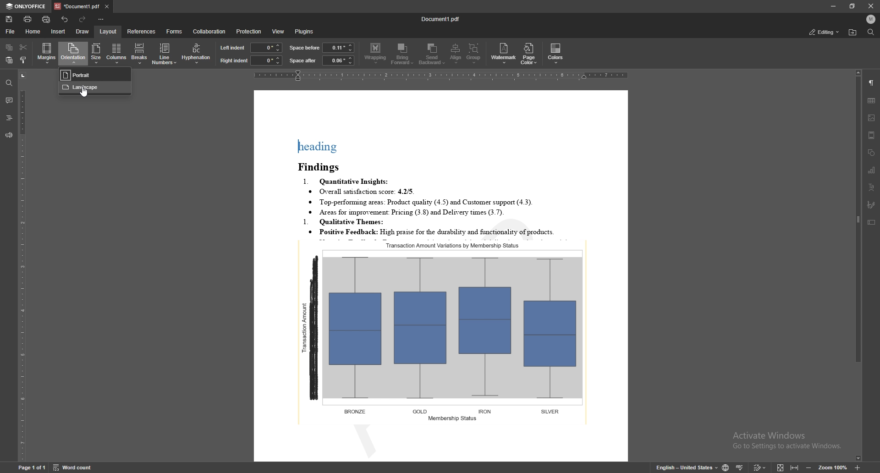 Image resolution: width=880 pixels, height=473 pixels. What do you see at coordinates (46, 19) in the screenshot?
I see `quick print` at bounding box center [46, 19].